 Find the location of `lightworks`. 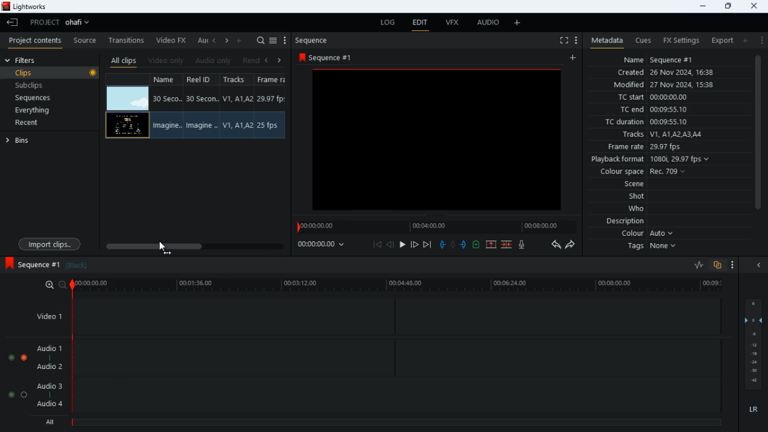

lightworks is located at coordinates (25, 6).